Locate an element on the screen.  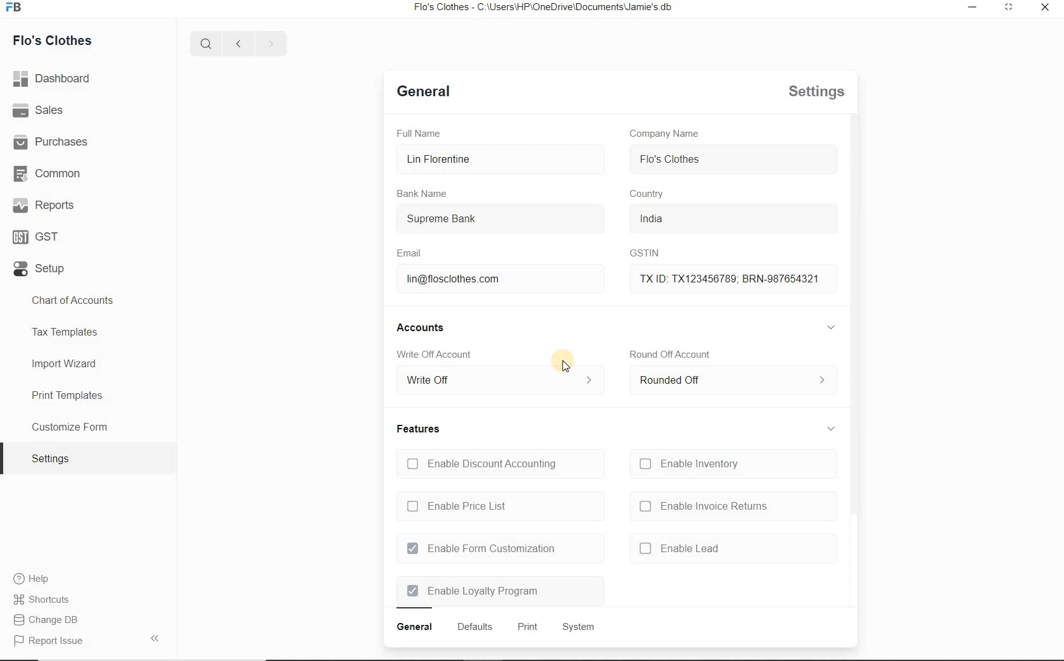
Enable Invoice Returns is located at coordinates (734, 507).